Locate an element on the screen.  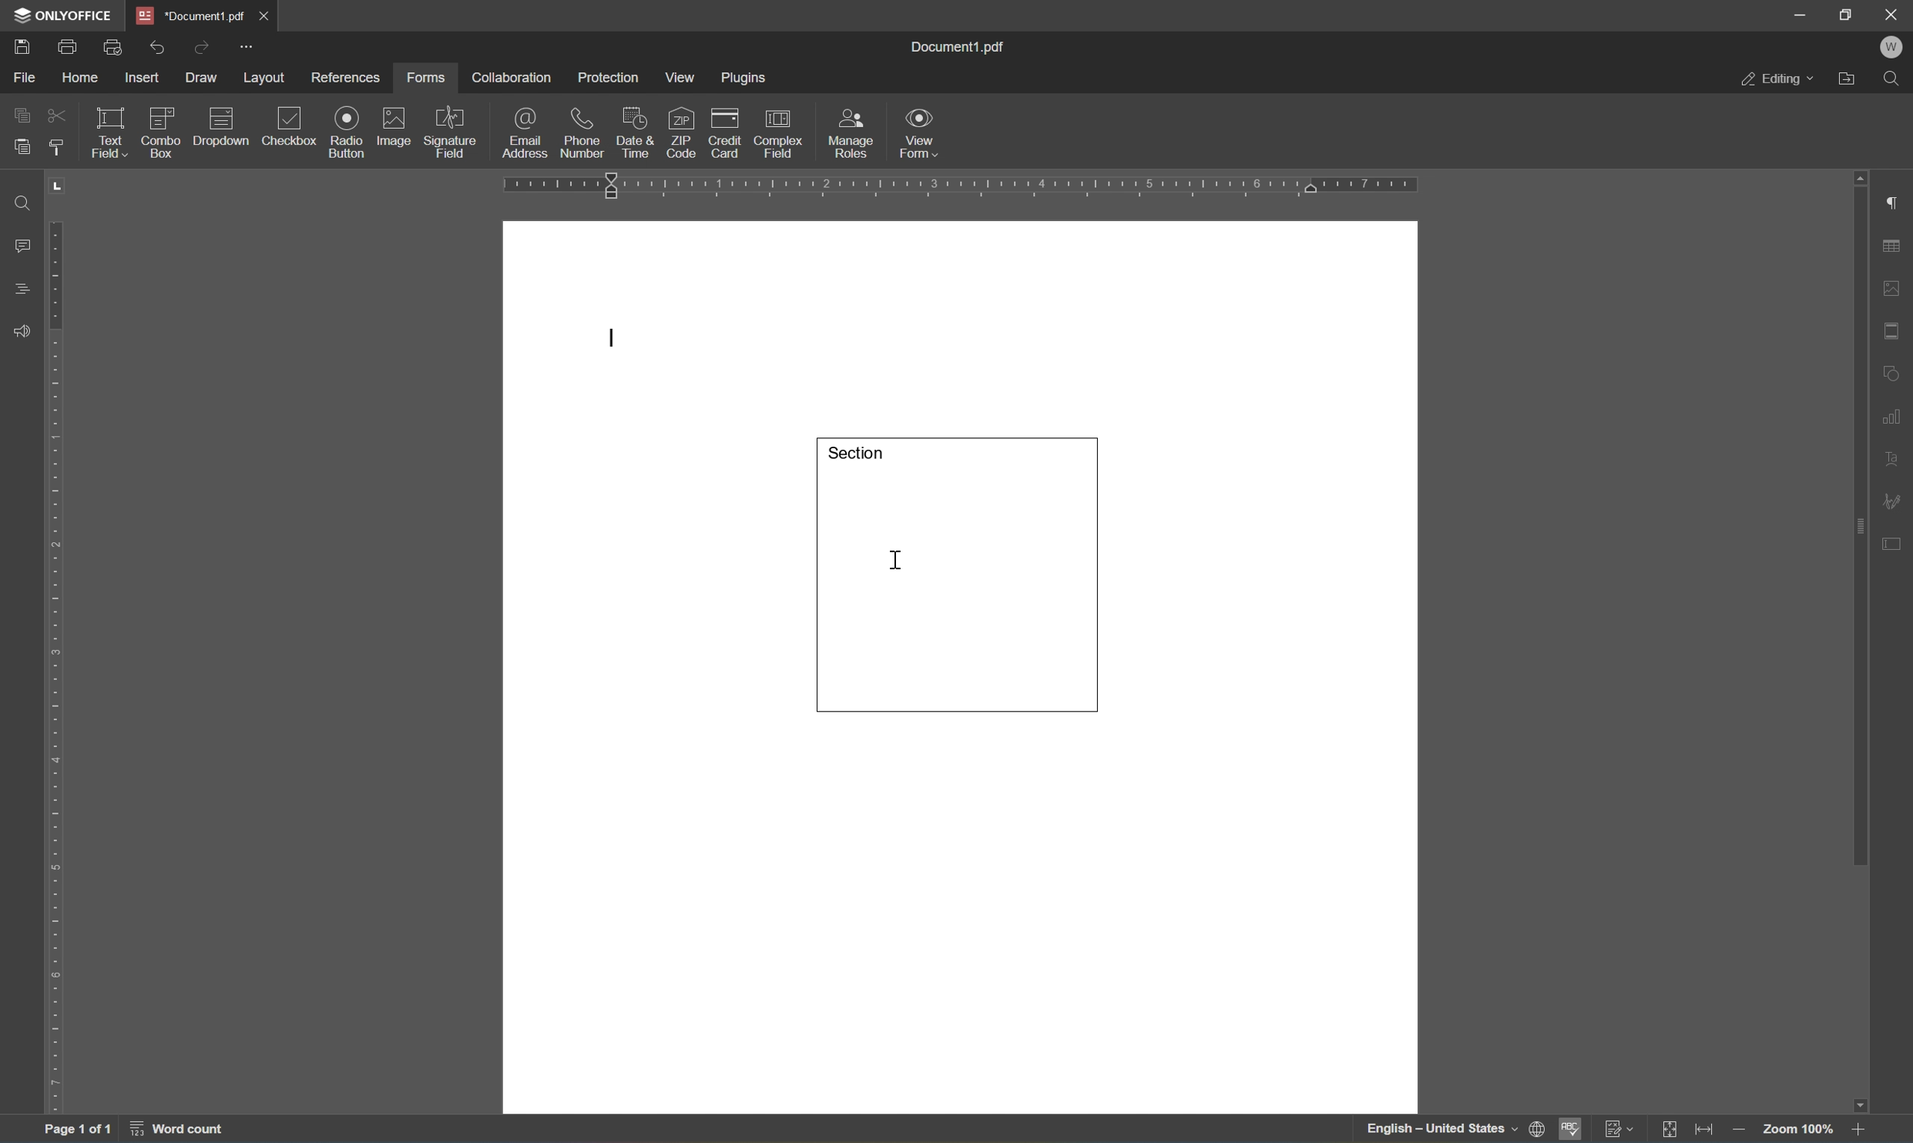
complex field is located at coordinates (780, 132).